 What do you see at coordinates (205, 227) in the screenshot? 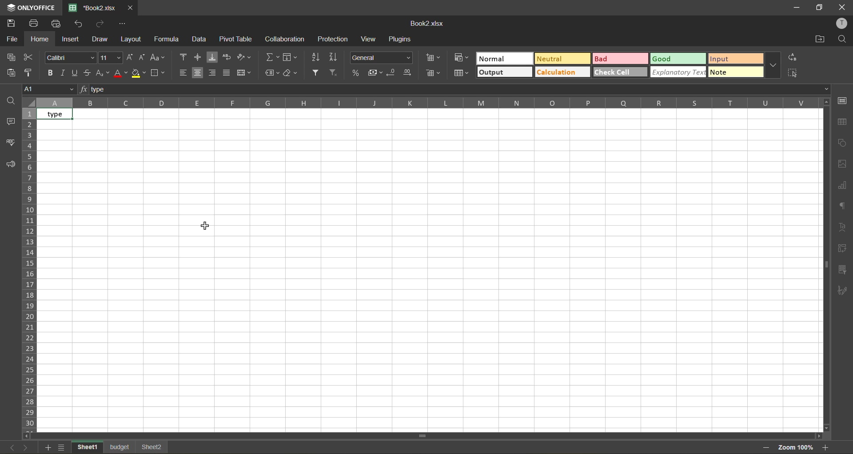
I see `cursor` at bounding box center [205, 227].